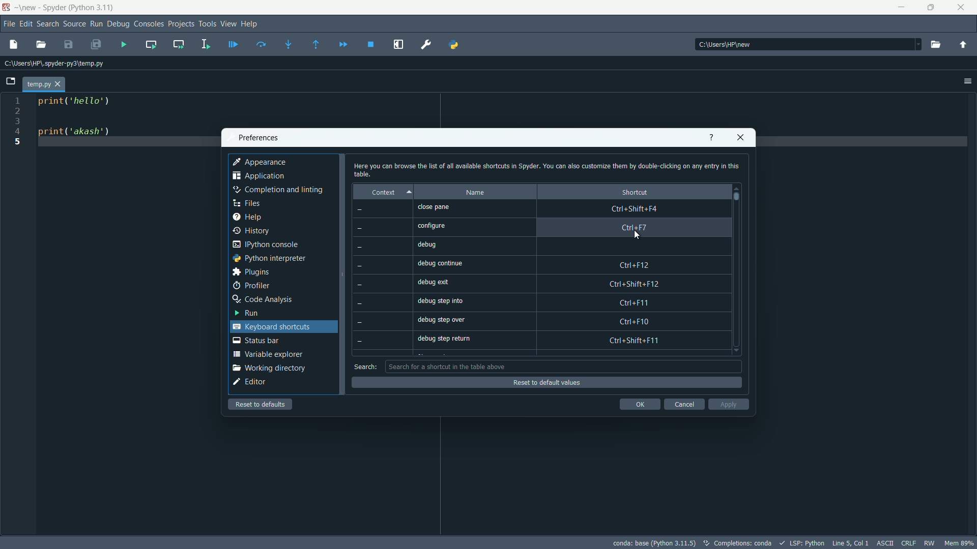 The height and width of the screenshot is (549, 977). I want to click on file menu, so click(10, 24).